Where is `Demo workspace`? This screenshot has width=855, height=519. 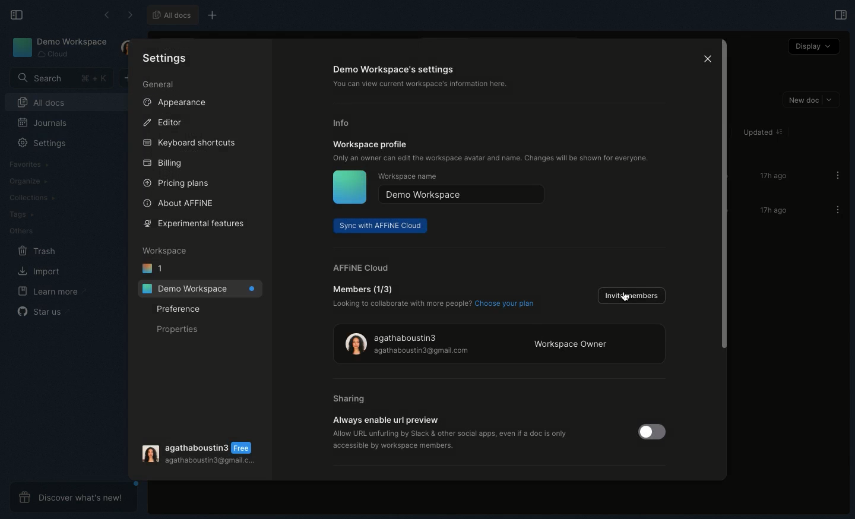 Demo workspace is located at coordinates (199, 288).